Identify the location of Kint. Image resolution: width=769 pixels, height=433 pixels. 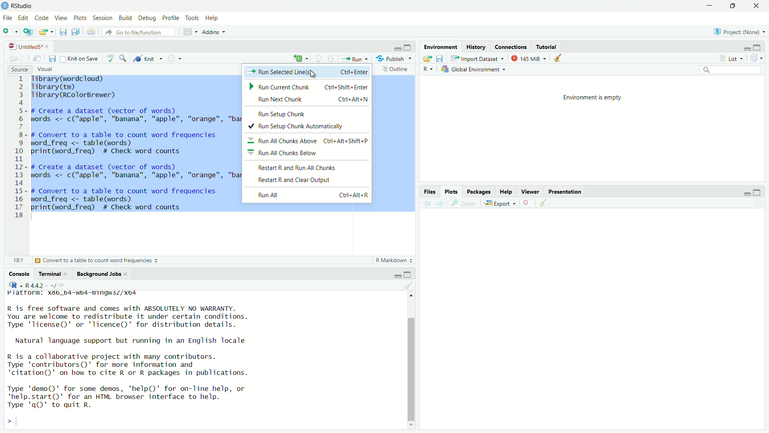
(147, 57).